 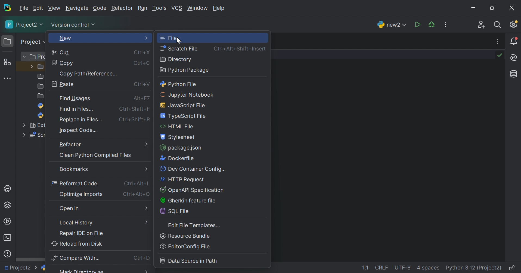 I want to click on Debug, so click(x=432, y=24).